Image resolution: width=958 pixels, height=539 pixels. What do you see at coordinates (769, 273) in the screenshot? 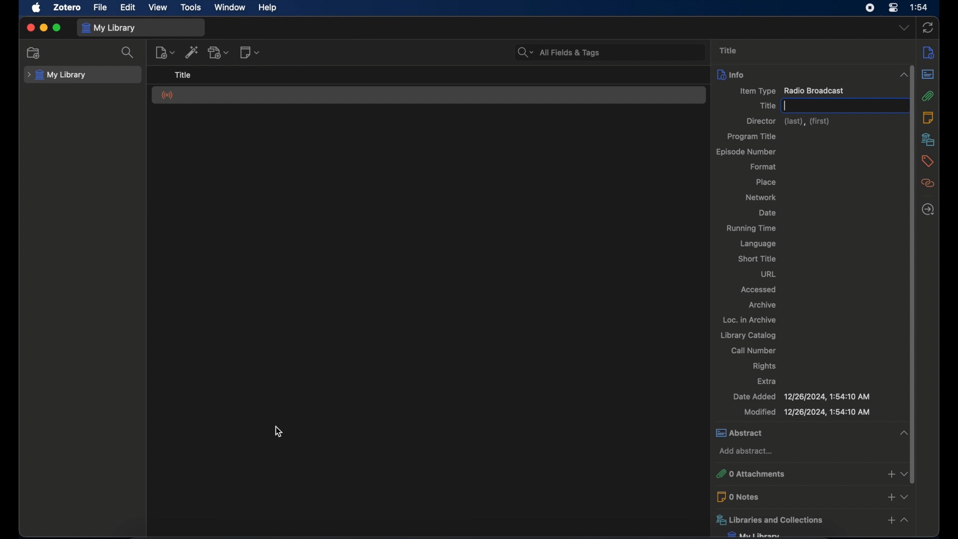
I see `url` at bounding box center [769, 273].